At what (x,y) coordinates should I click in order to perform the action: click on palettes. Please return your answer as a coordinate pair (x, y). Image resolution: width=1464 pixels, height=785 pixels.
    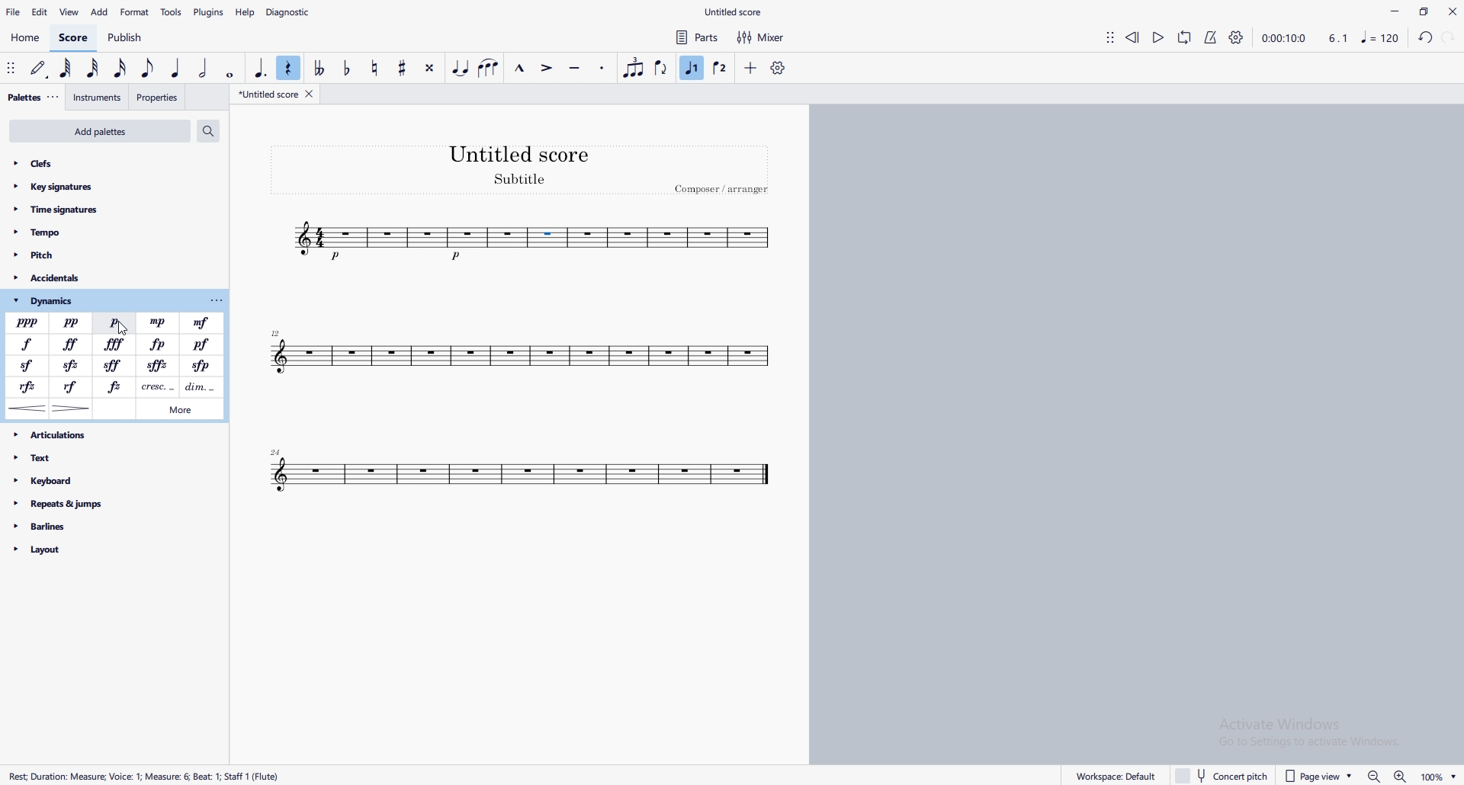
    Looking at the image, I should click on (24, 98).